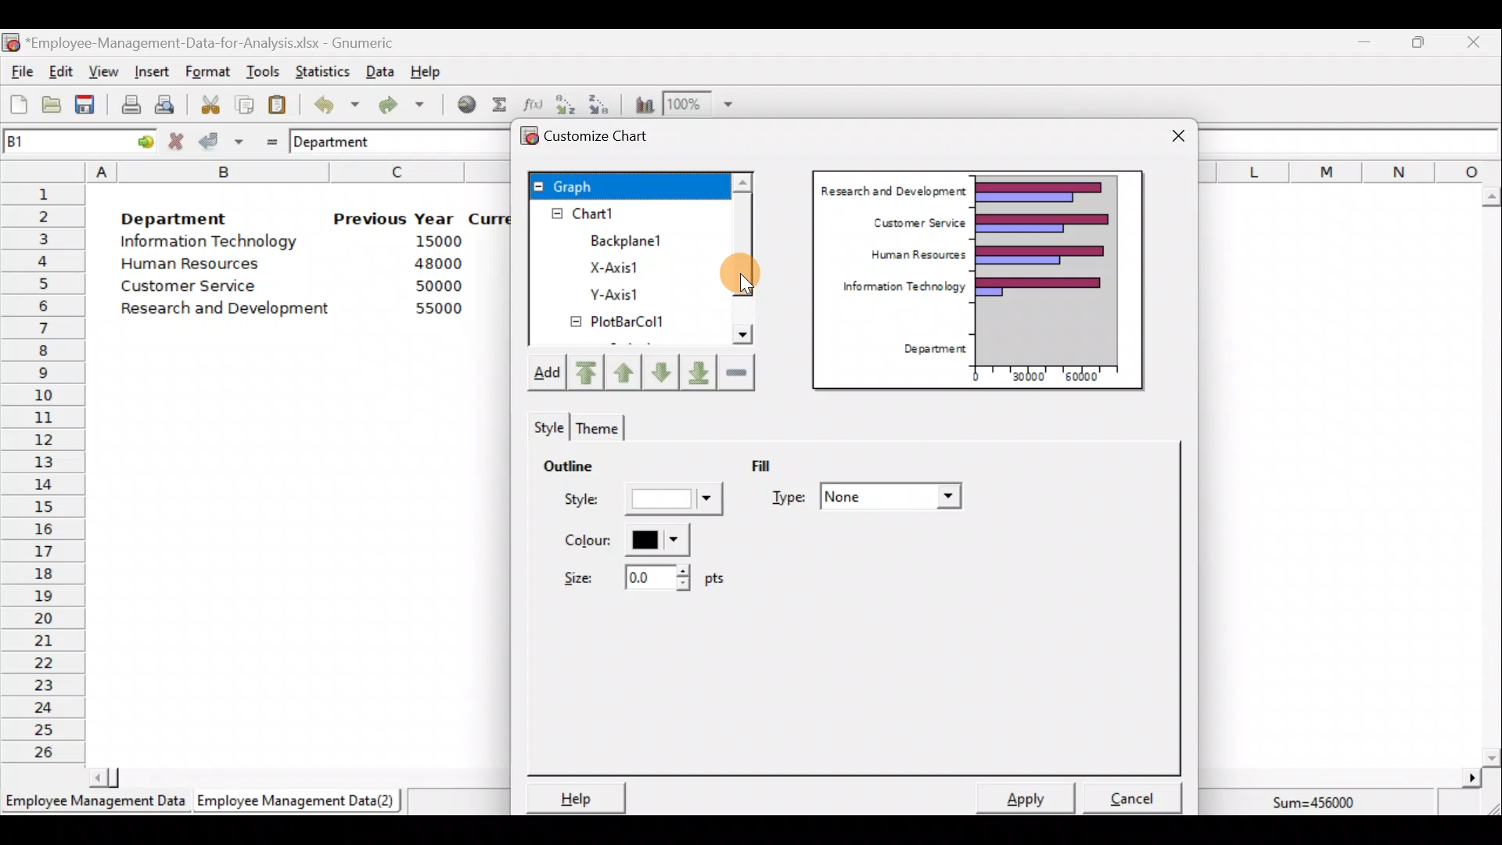 Image resolution: width=1502 pixels, height=845 pixels. What do you see at coordinates (380, 71) in the screenshot?
I see `Data` at bounding box center [380, 71].